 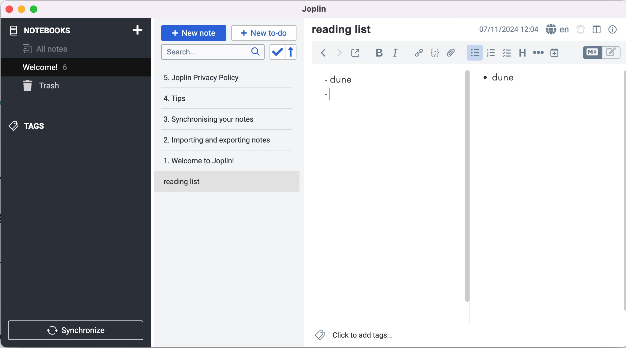 I want to click on new note, so click(x=193, y=32).